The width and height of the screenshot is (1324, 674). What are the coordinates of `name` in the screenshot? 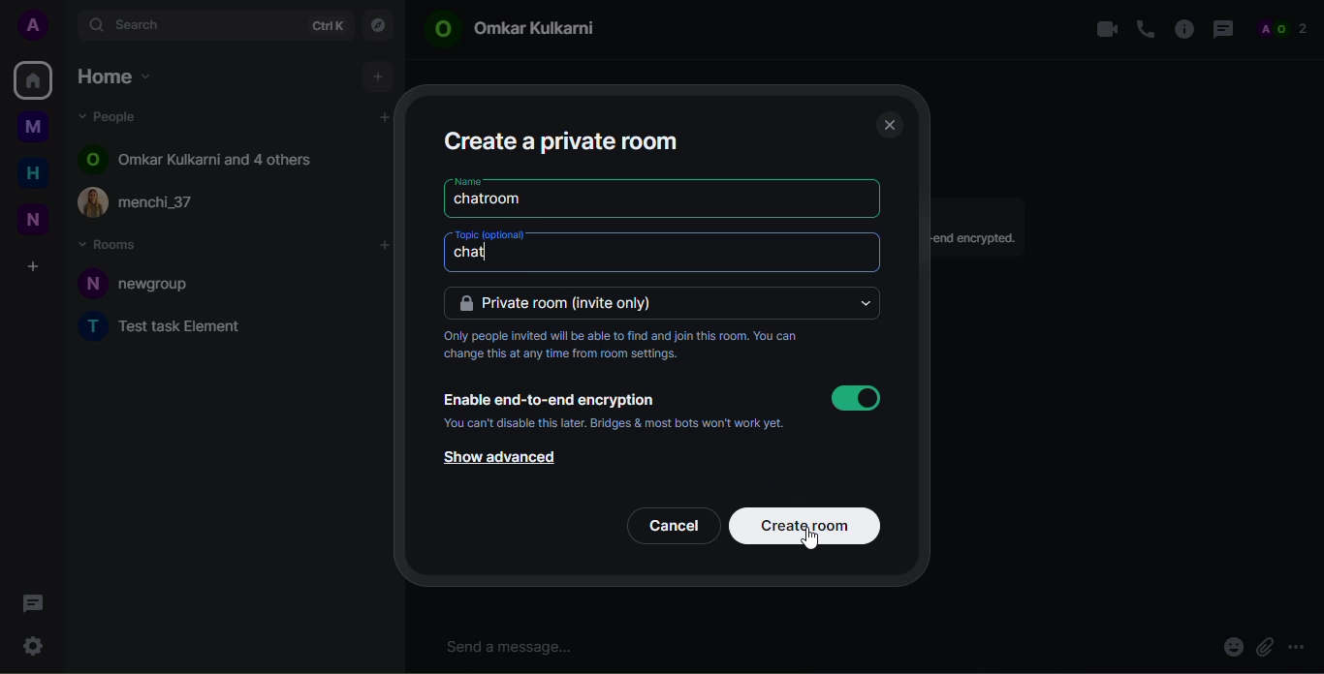 It's located at (466, 181).